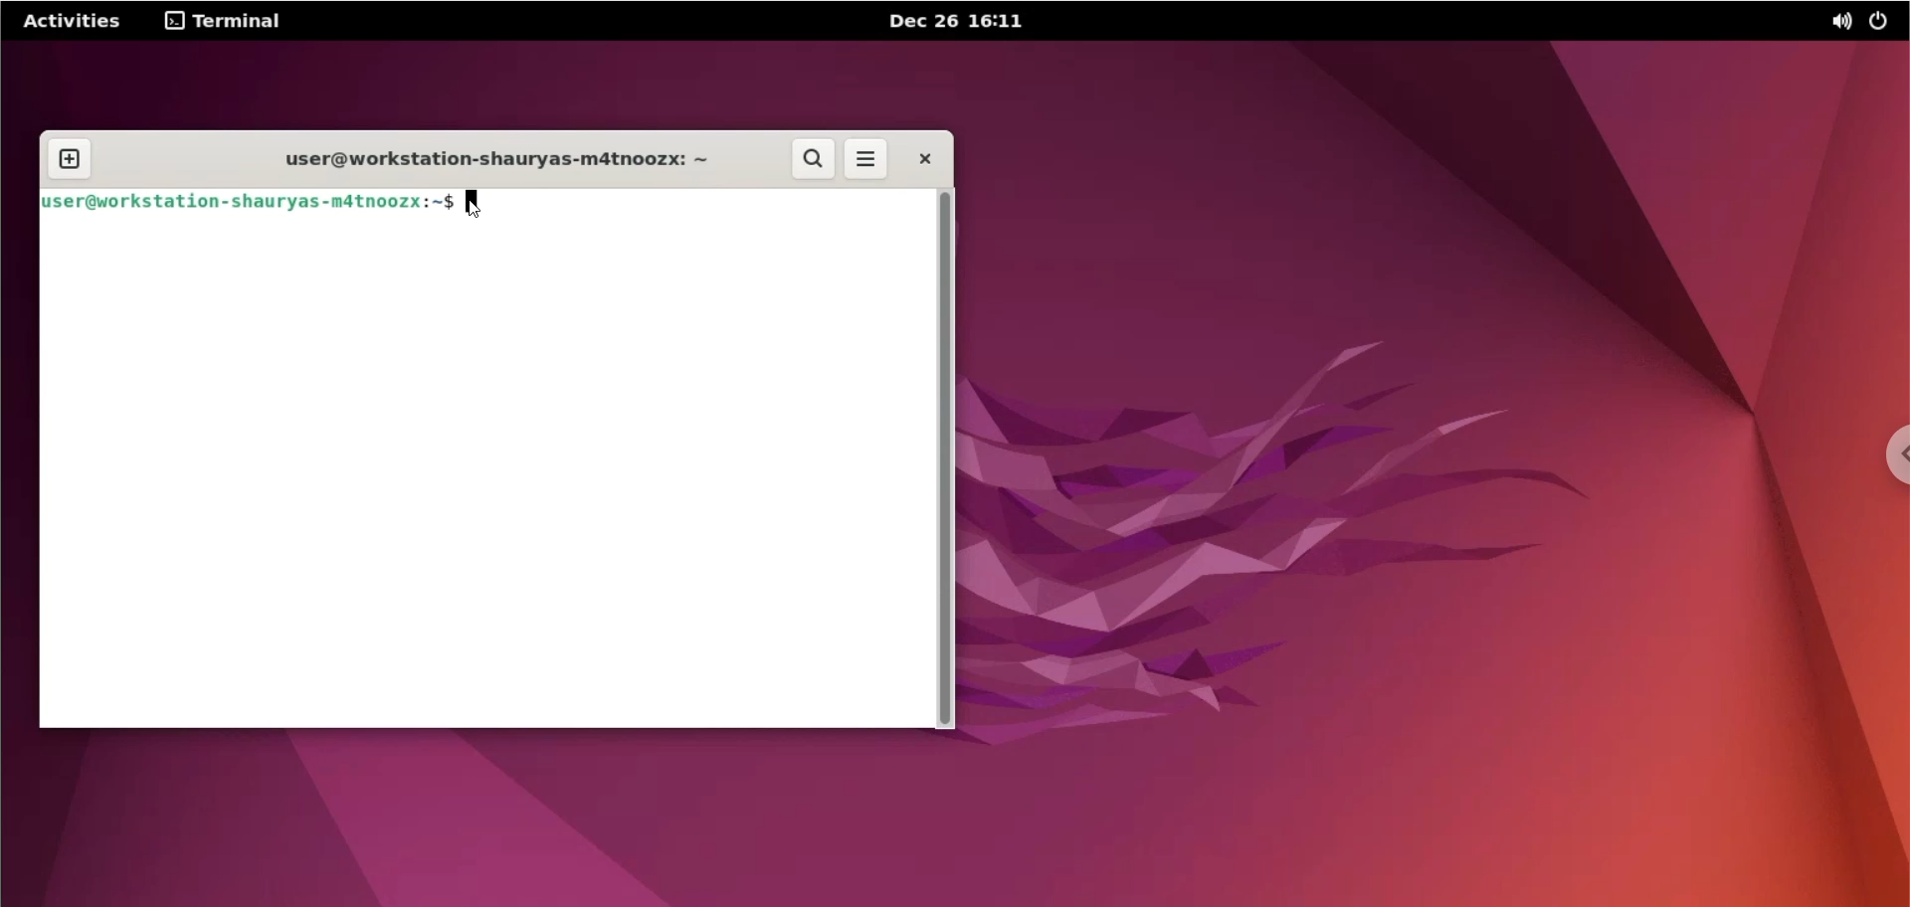 The height and width of the screenshot is (907, 1910). What do you see at coordinates (930, 159) in the screenshot?
I see `close` at bounding box center [930, 159].